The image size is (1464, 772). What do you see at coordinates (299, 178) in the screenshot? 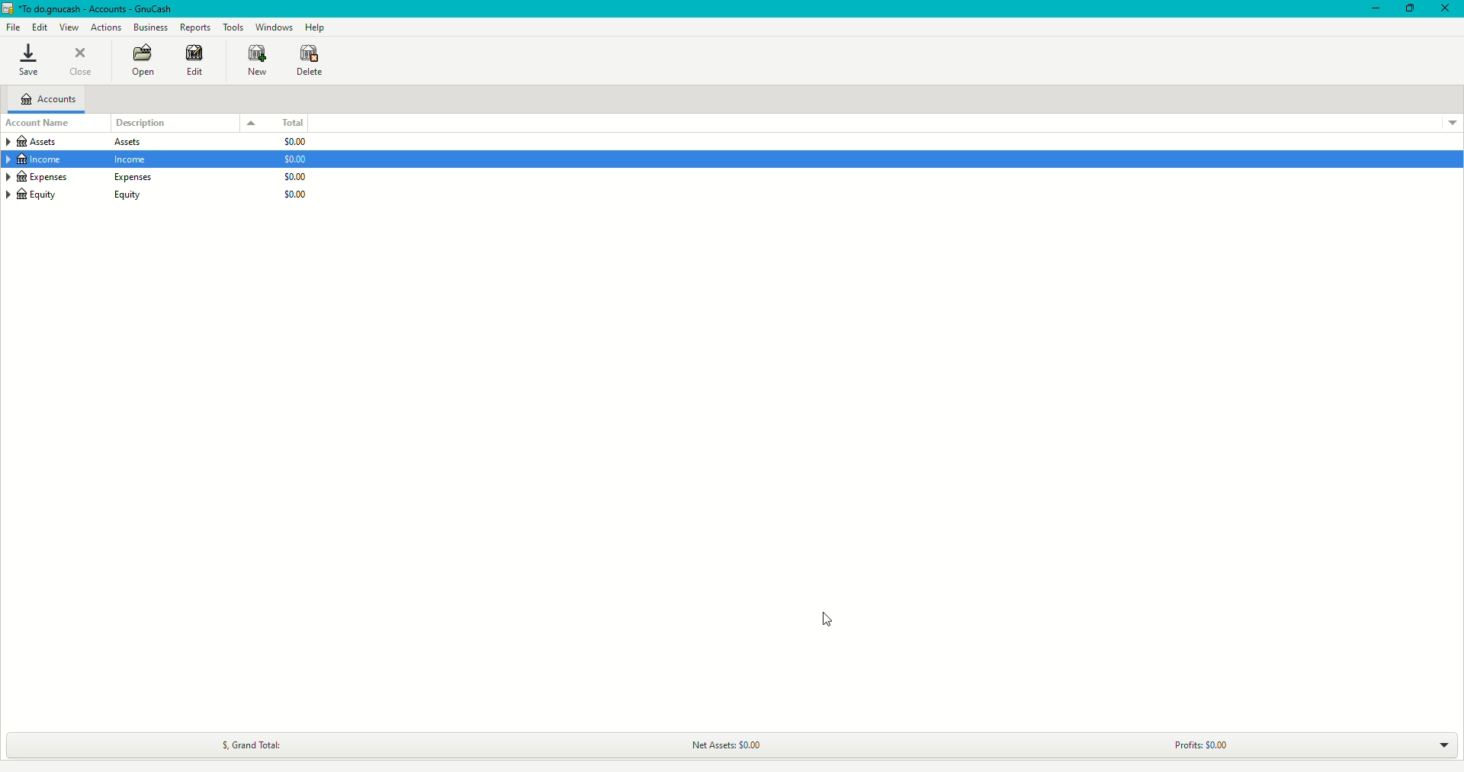
I see `$0` at bounding box center [299, 178].